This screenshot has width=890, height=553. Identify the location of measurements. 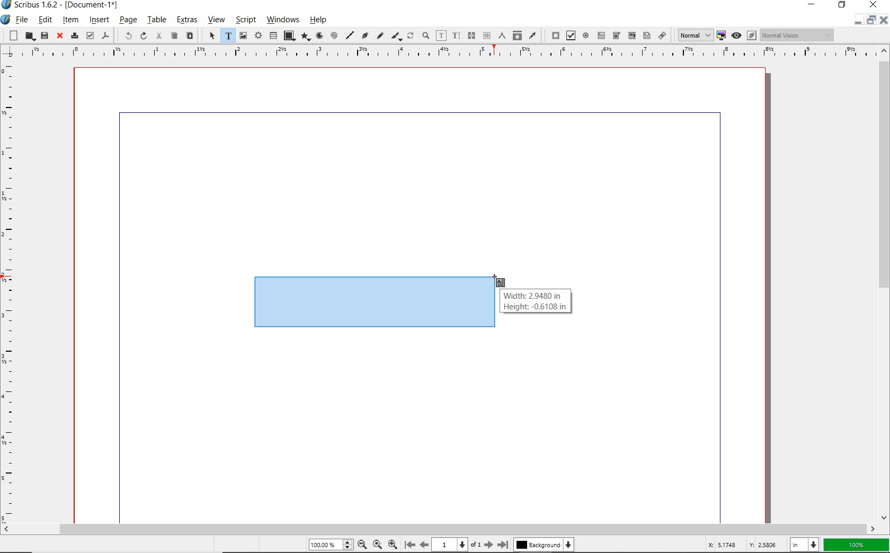
(501, 36).